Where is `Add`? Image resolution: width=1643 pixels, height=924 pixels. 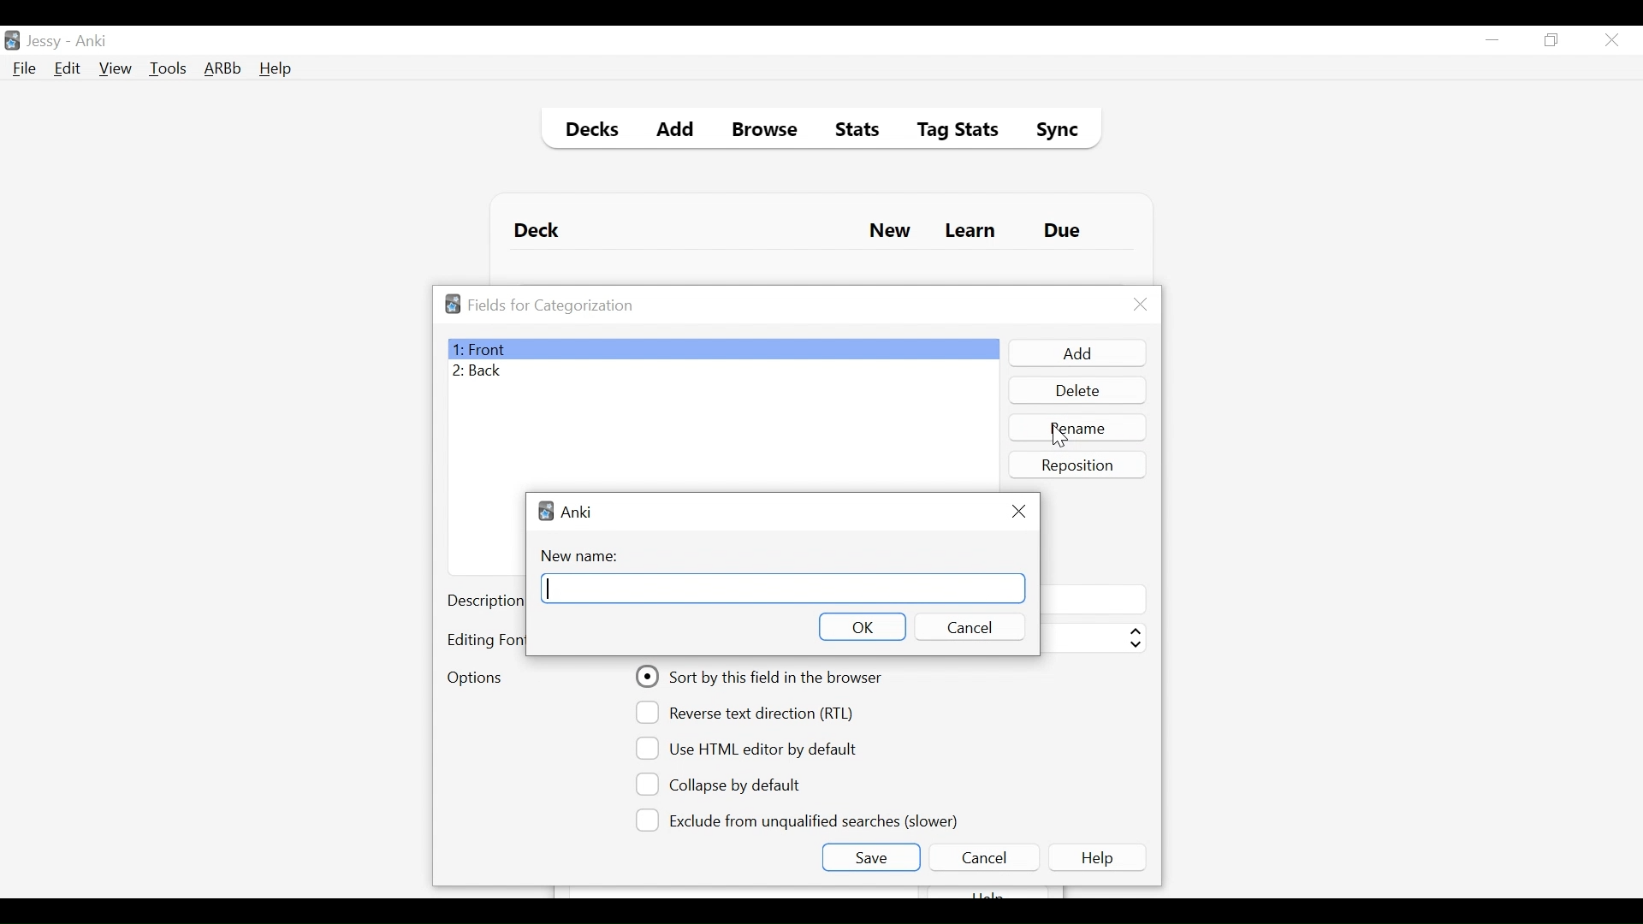
Add is located at coordinates (1076, 353).